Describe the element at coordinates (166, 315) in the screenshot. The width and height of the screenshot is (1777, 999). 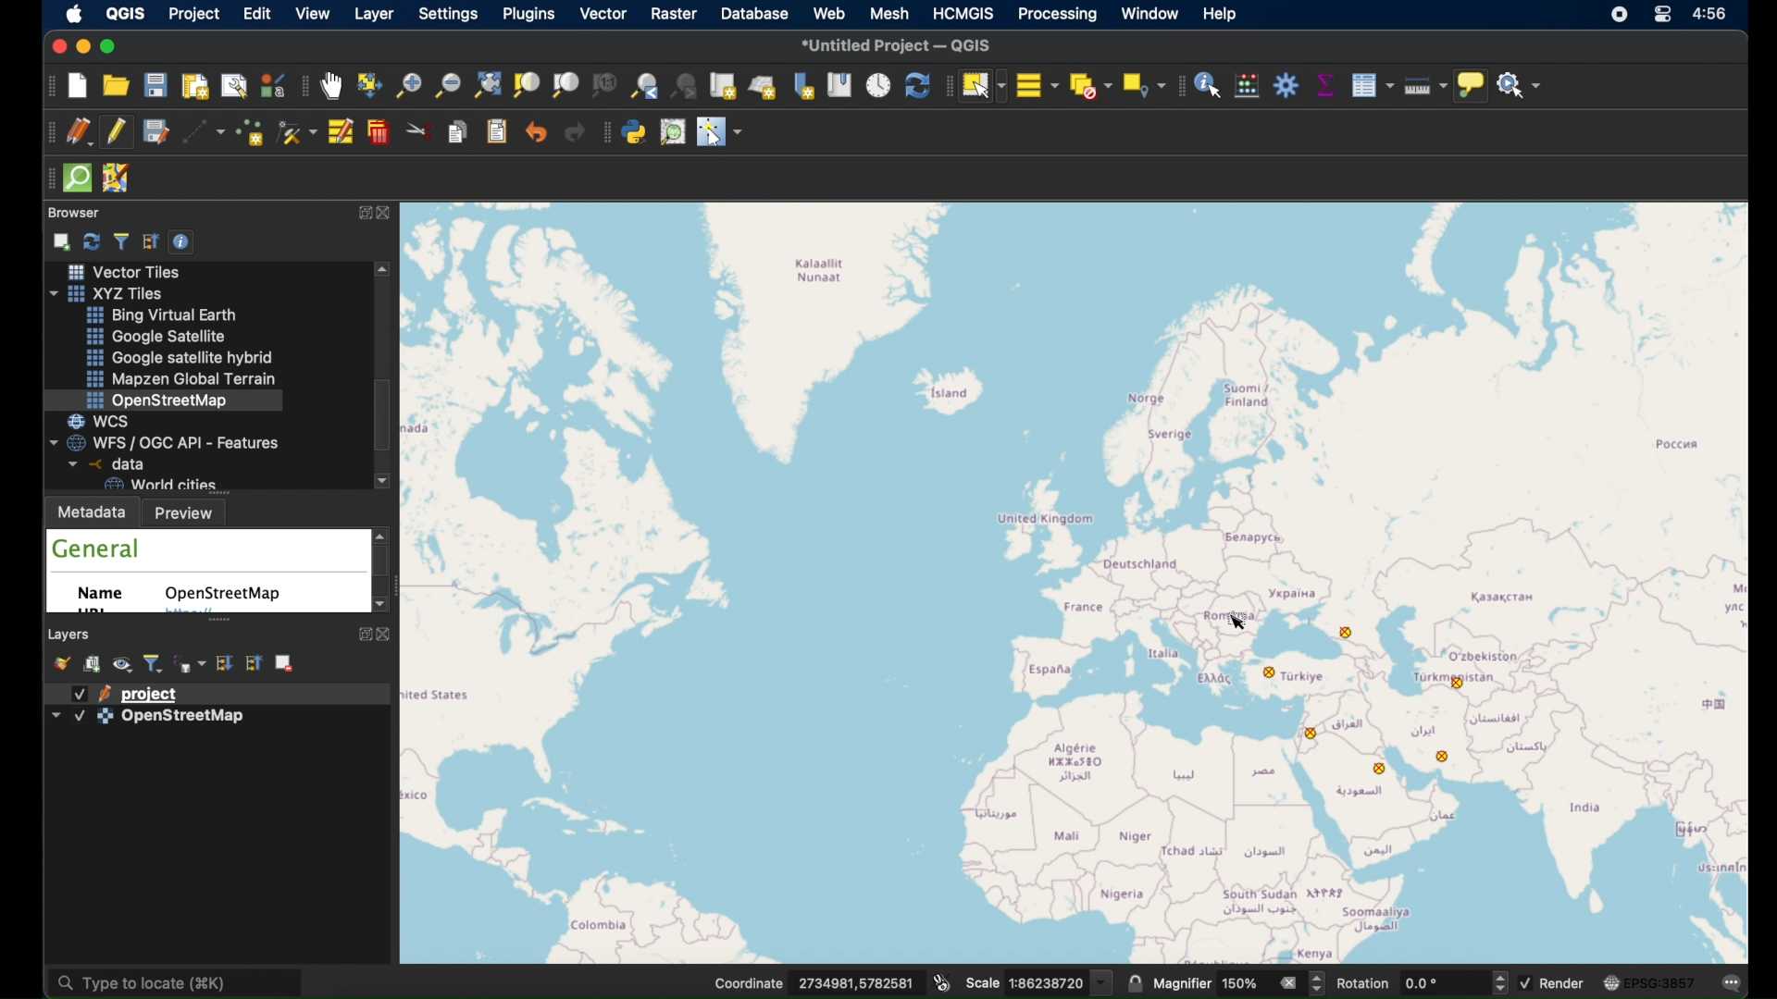
I see `bing virtual earth` at that location.